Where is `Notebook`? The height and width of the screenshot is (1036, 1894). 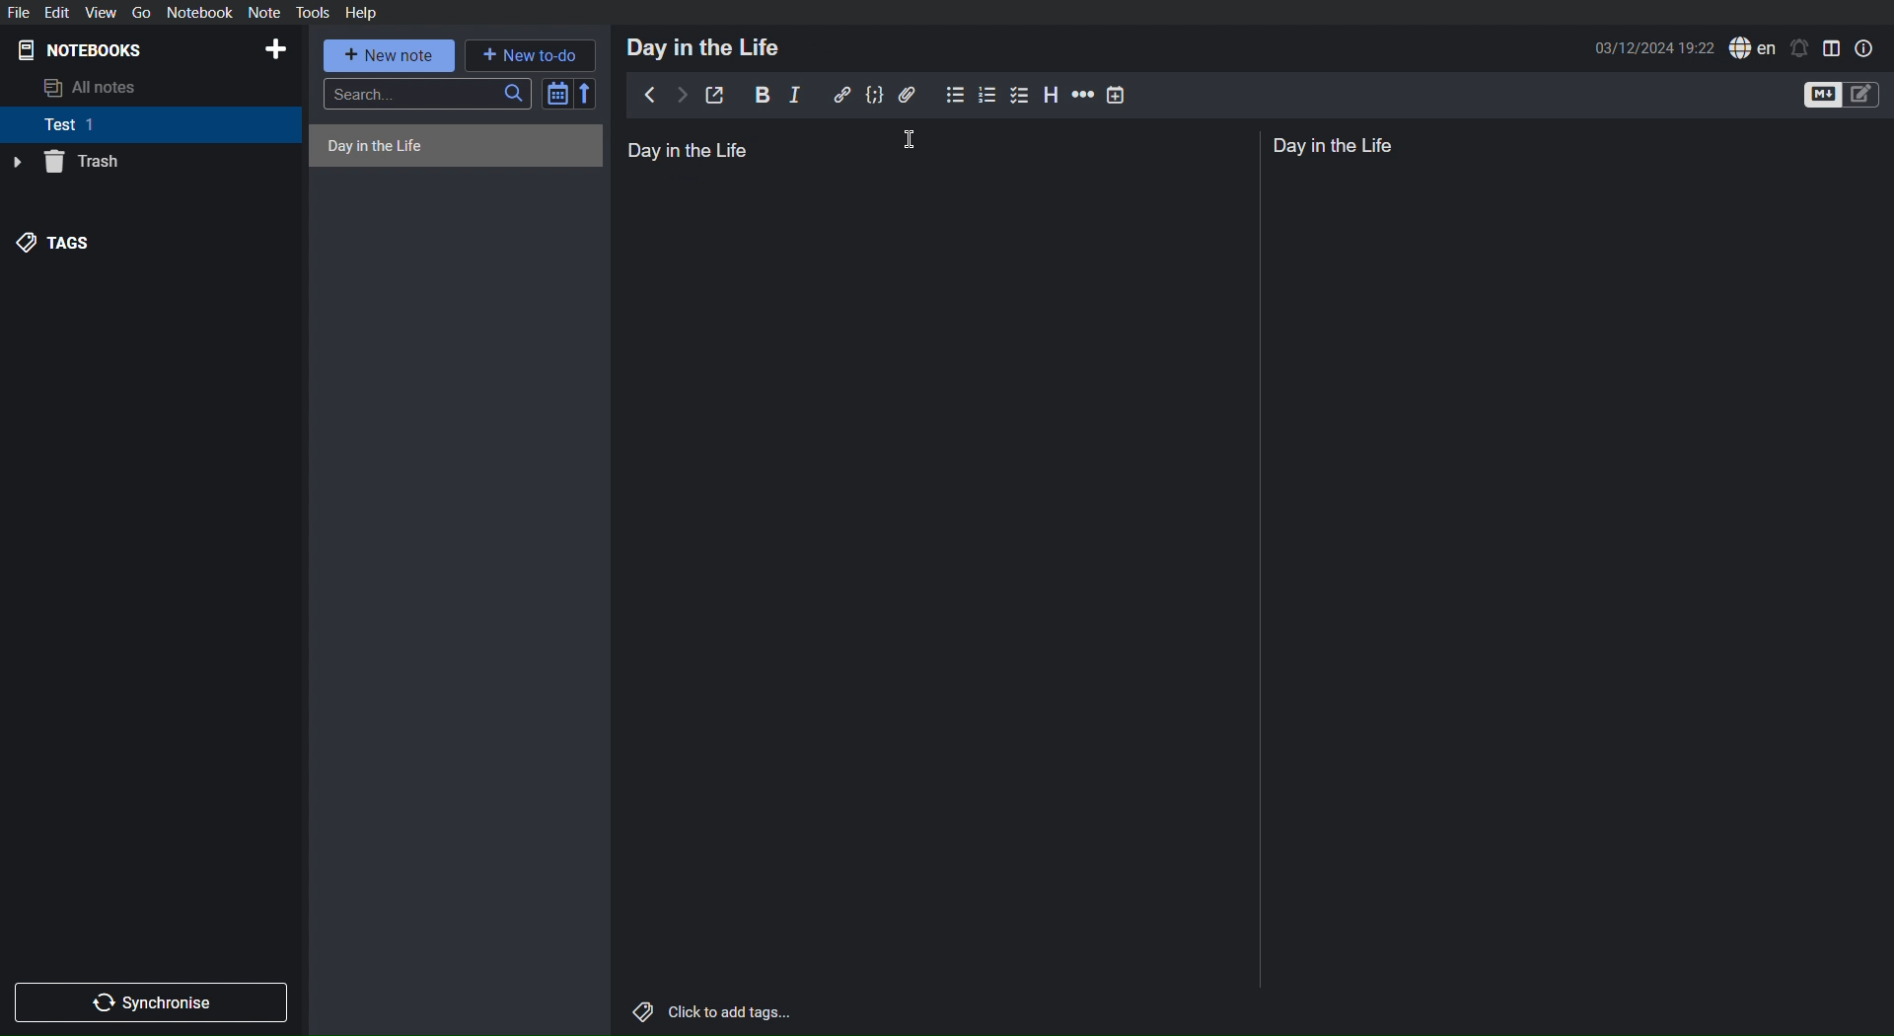 Notebook is located at coordinates (199, 13).